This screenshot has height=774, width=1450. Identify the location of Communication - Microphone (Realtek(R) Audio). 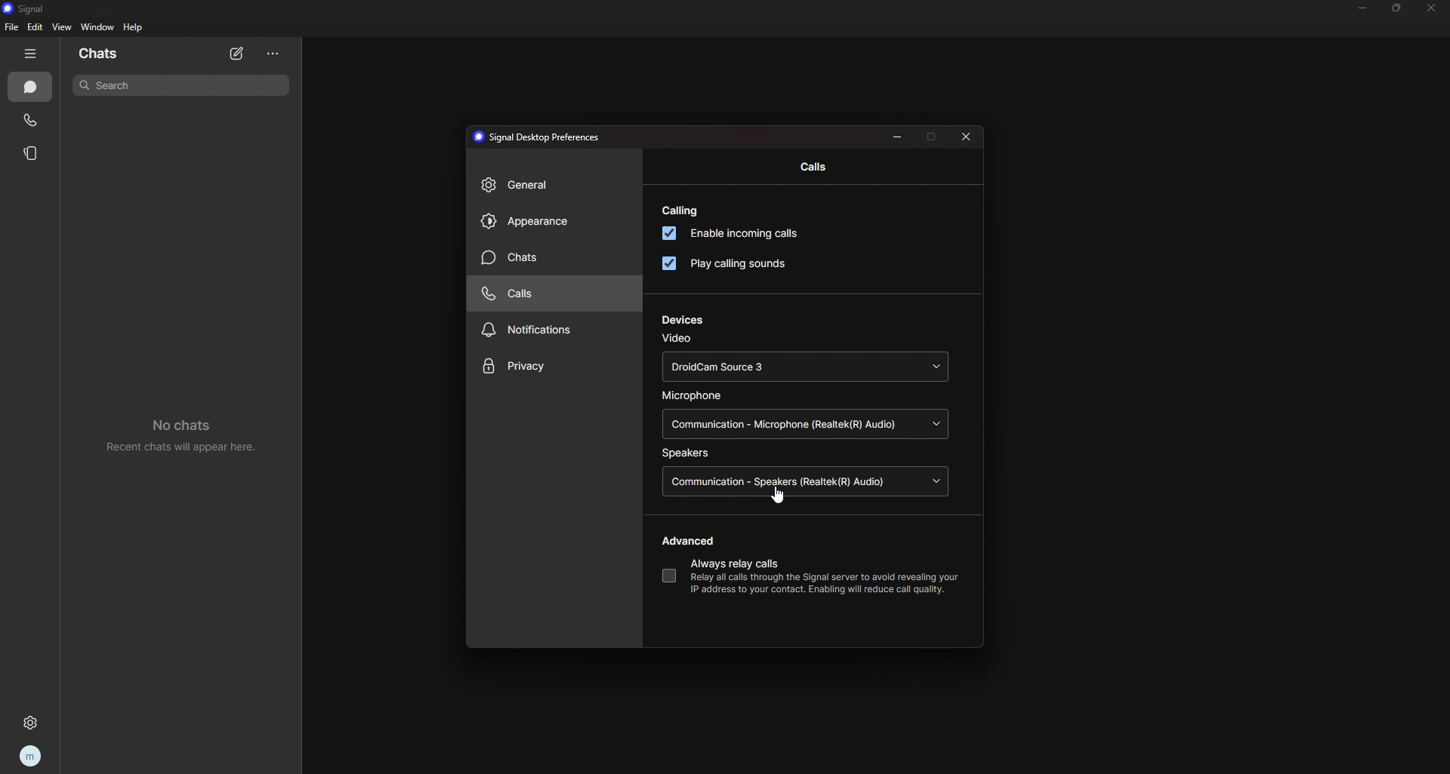
(803, 423).